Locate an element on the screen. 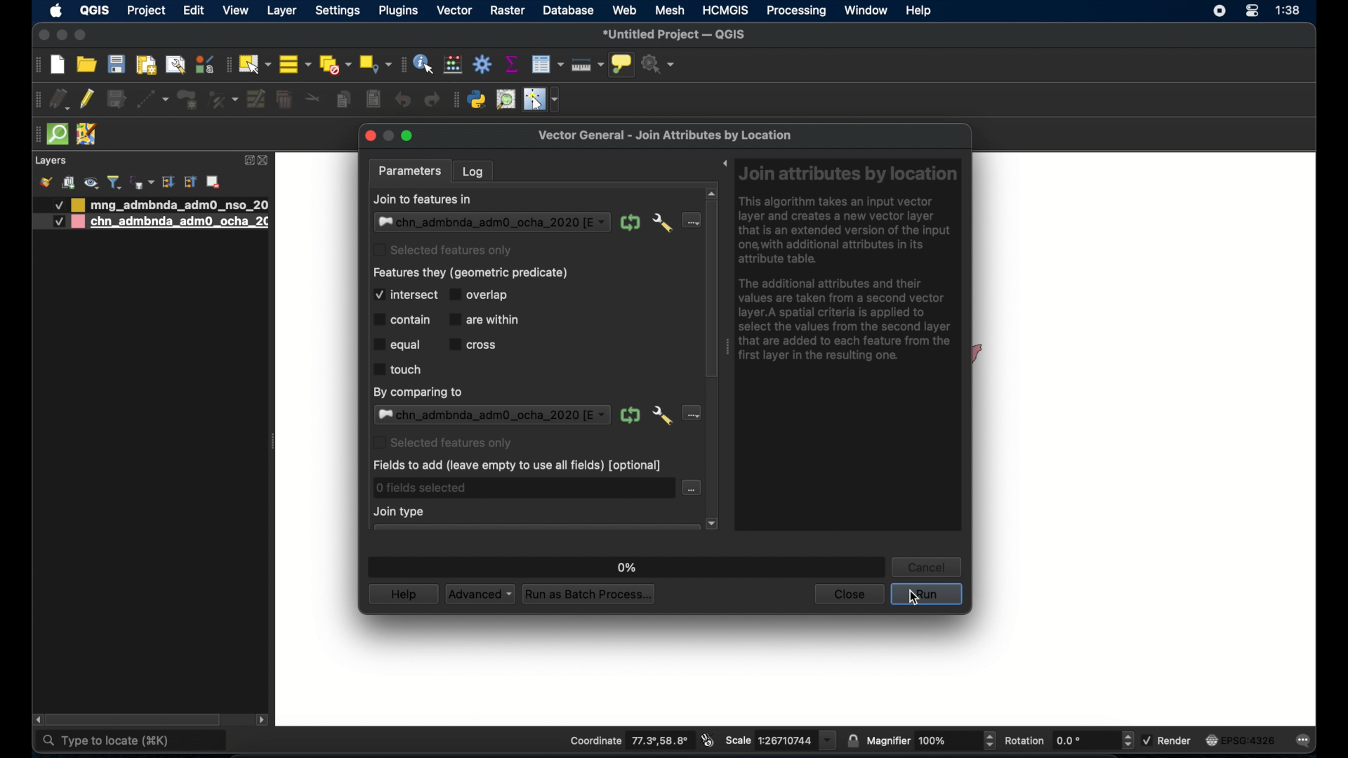 The width and height of the screenshot is (1348, 758). style manager is located at coordinates (204, 64).